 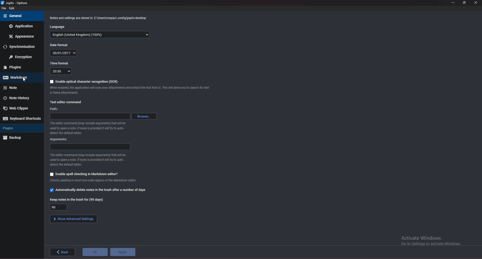 What do you see at coordinates (123, 252) in the screenshot?
I see `apply` at bounding box center [123, 252].